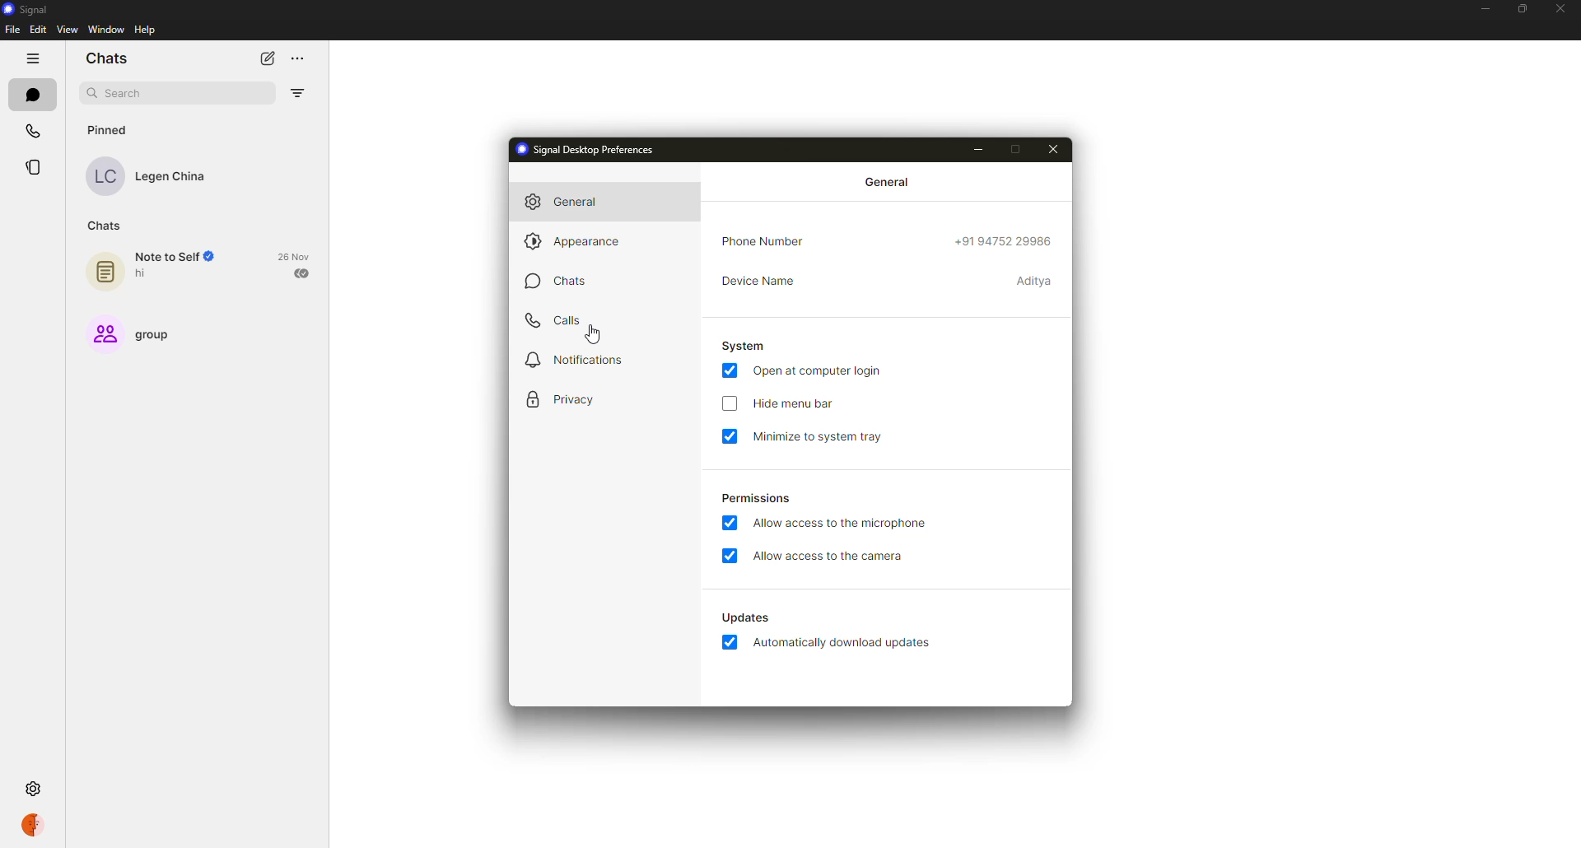  Describe the element at coordinates (161, 333) in the screenshot. I see `group` at that location.